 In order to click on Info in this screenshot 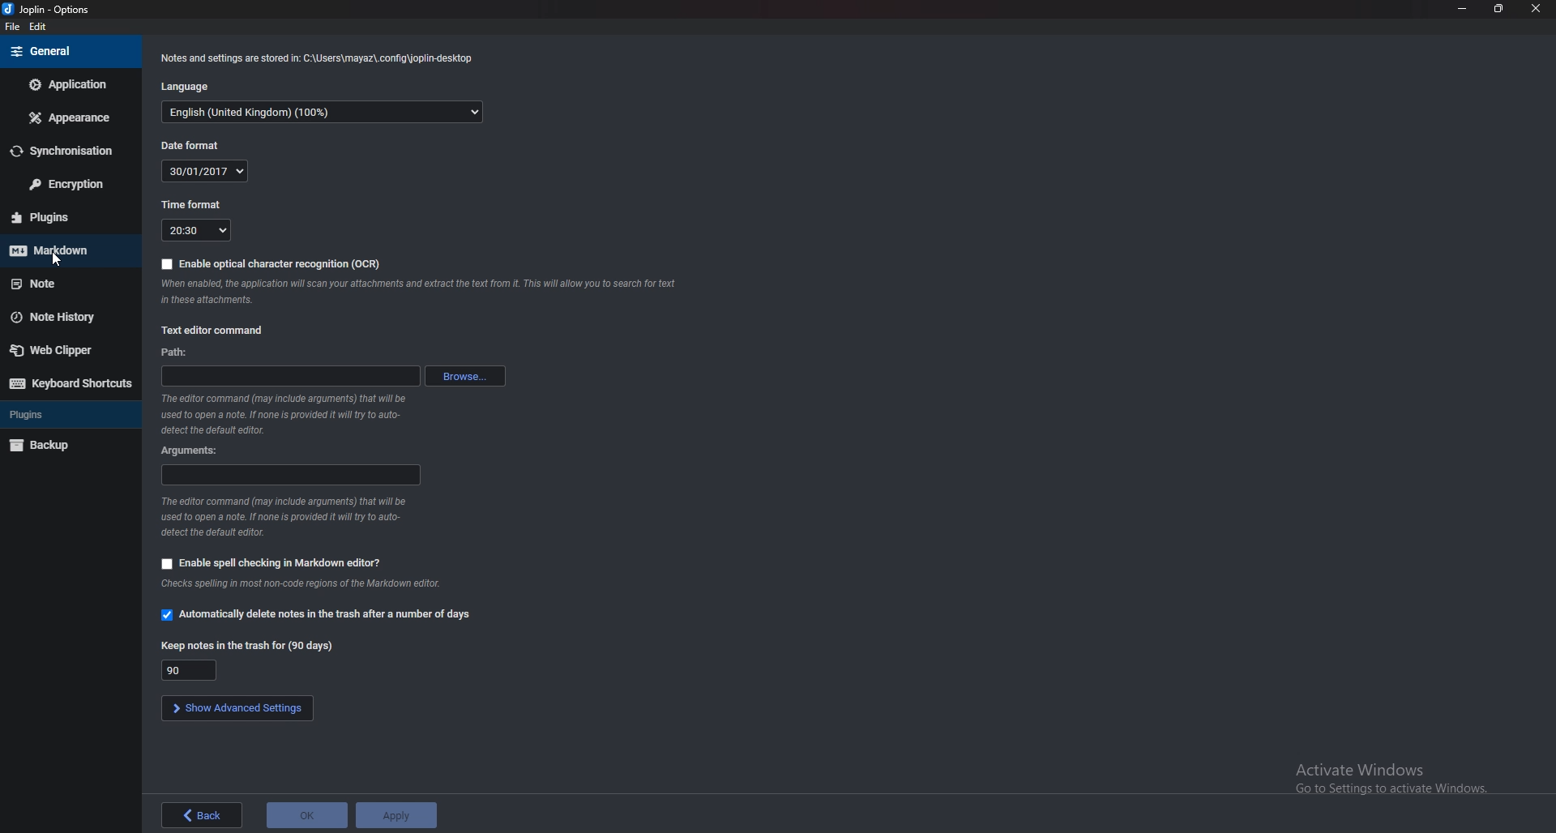, I will do `click(321, 58)`.